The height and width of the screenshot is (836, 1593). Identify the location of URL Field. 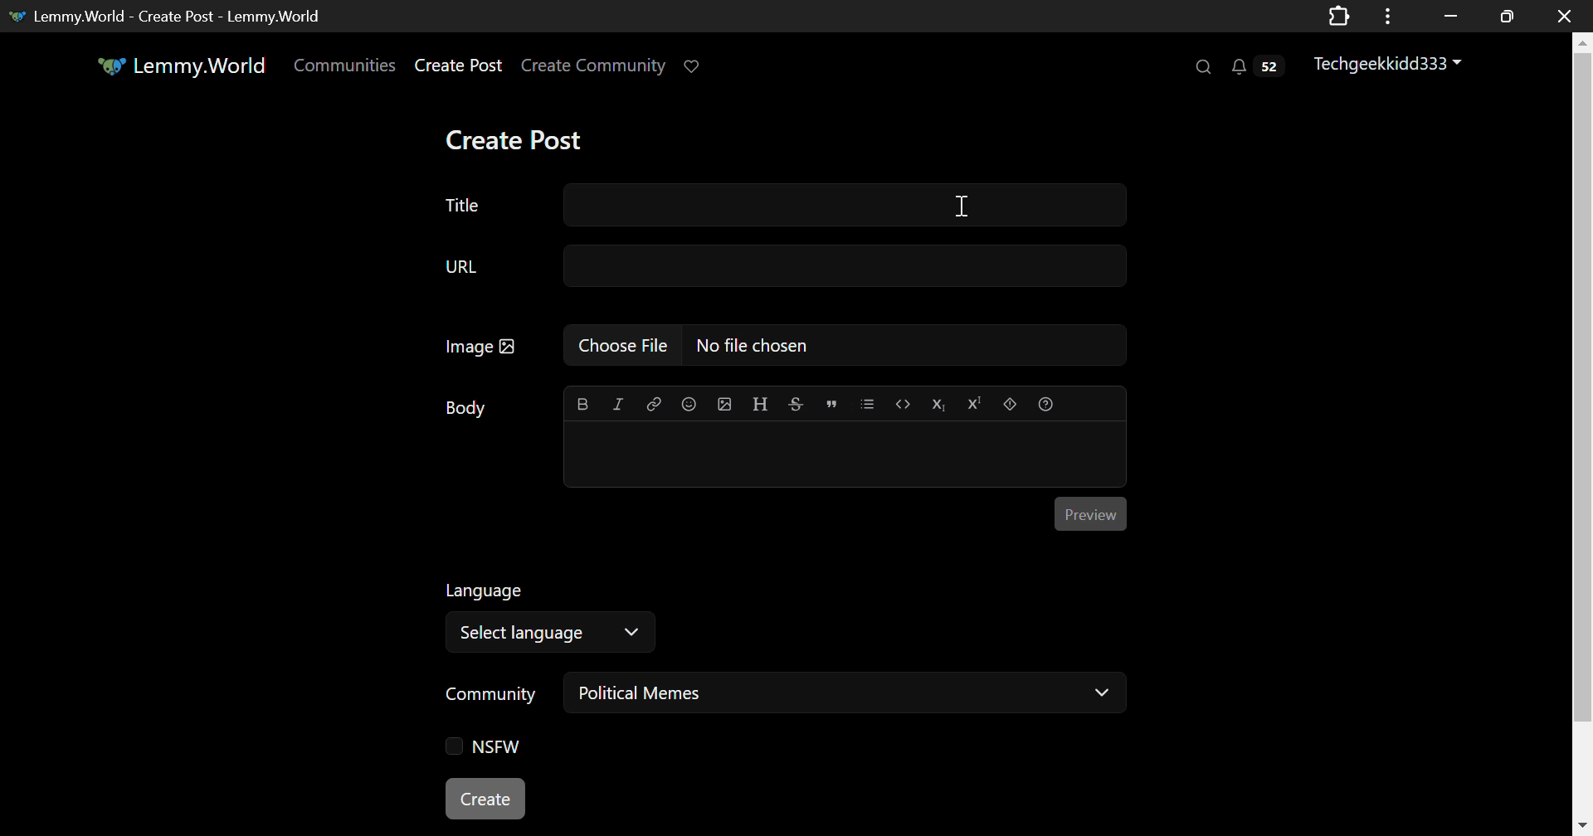
(786, 265).